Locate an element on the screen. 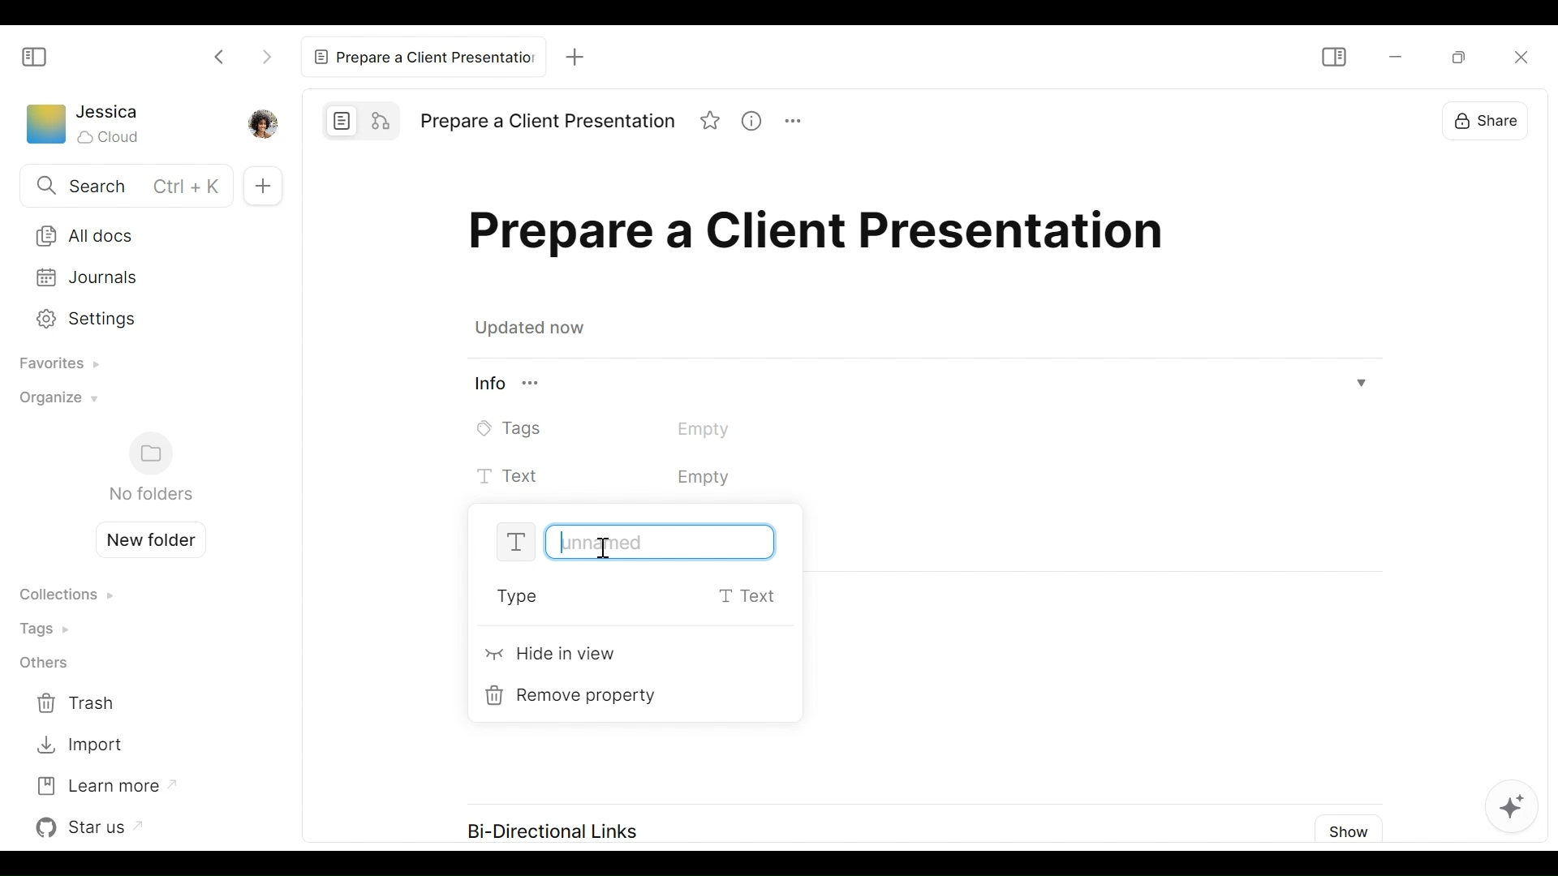 This screenshot has width=1558, height=876. Username is located at coordinates (109, 113).